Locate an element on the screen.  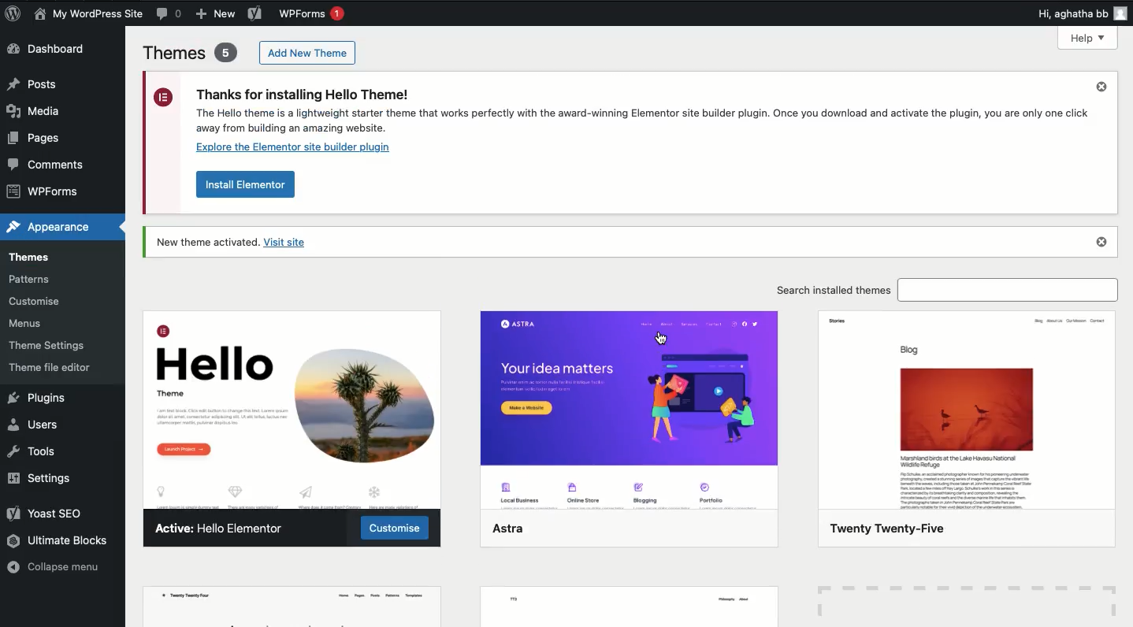
Help is located at coordinates (1087, 39).